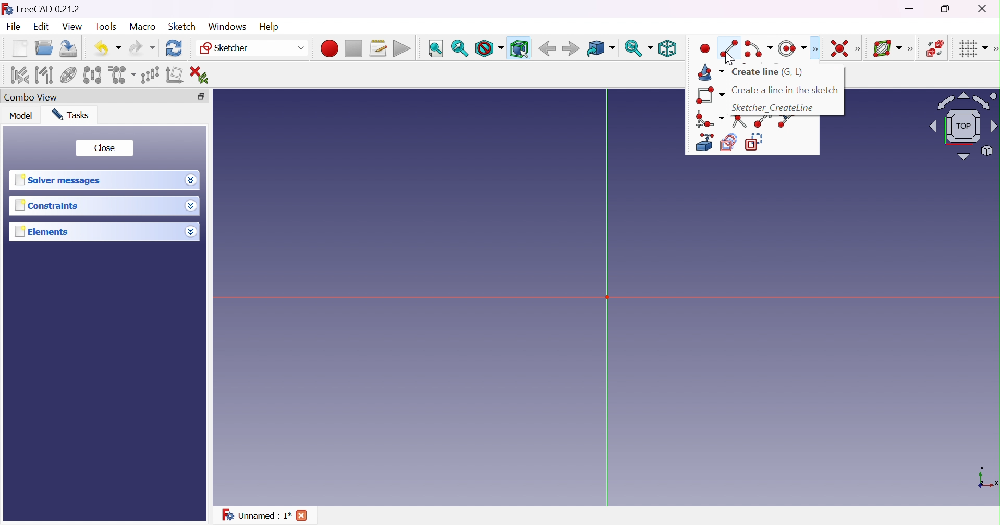 The width and height of the screenshot is (1000, 525). Describe the element at coordinates (379, 48) in the screenshot. I see `Macros...` at that location.